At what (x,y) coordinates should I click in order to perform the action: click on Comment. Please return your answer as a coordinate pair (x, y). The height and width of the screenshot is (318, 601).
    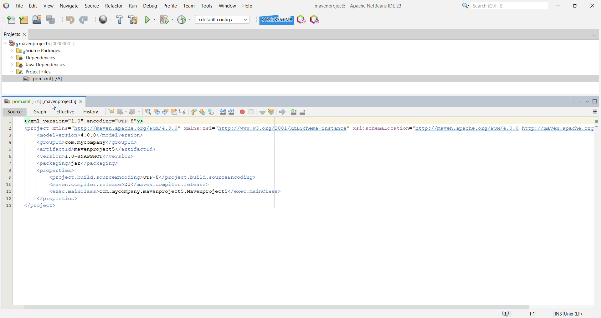
    Looking at the image, I should click on (294, 112).